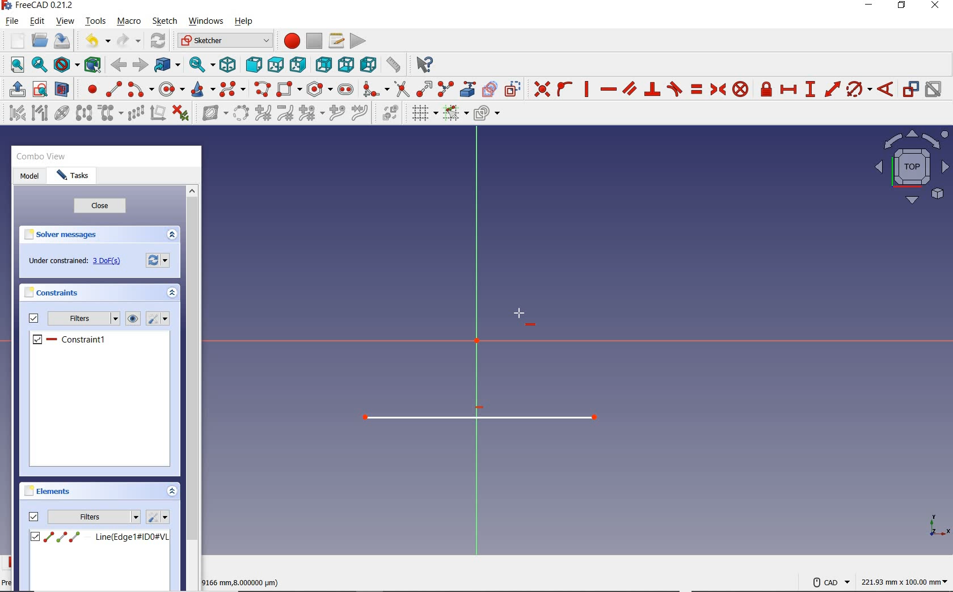  Describe the element at coordinates (40, 112) in the screenshot. I see `SELECT ASSOCIATED GEOMETRY` at that location.